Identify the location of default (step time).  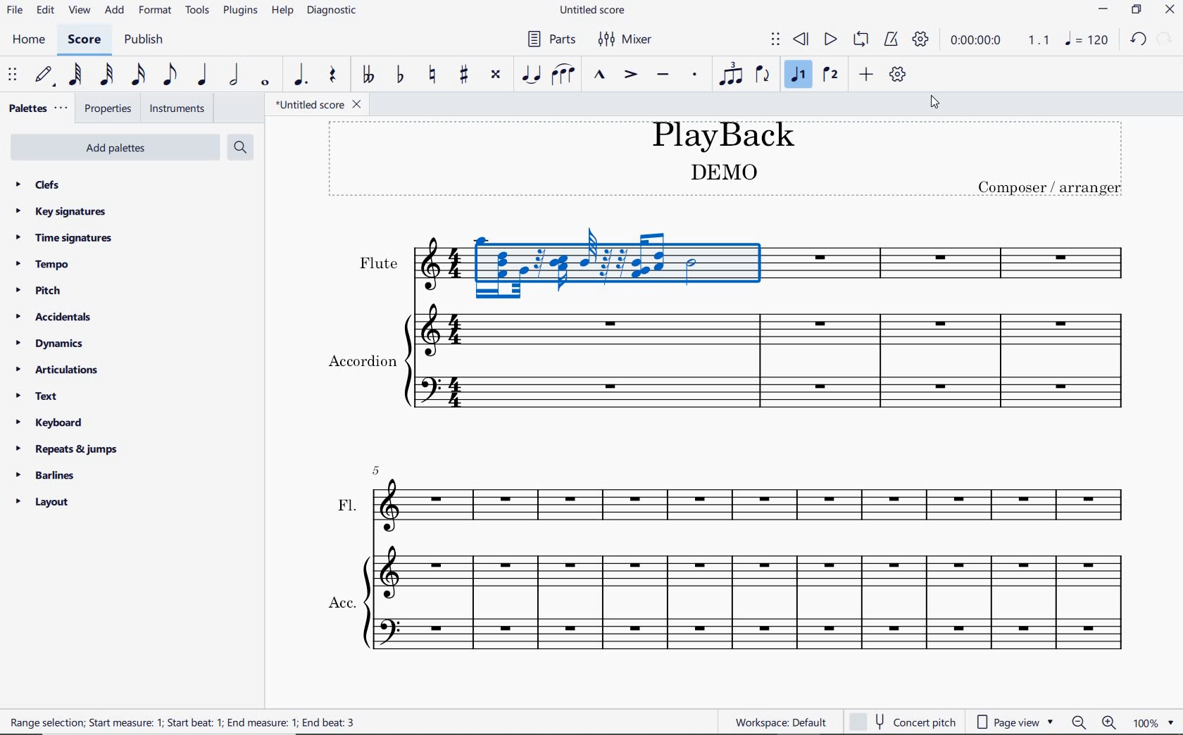
(46, 77).